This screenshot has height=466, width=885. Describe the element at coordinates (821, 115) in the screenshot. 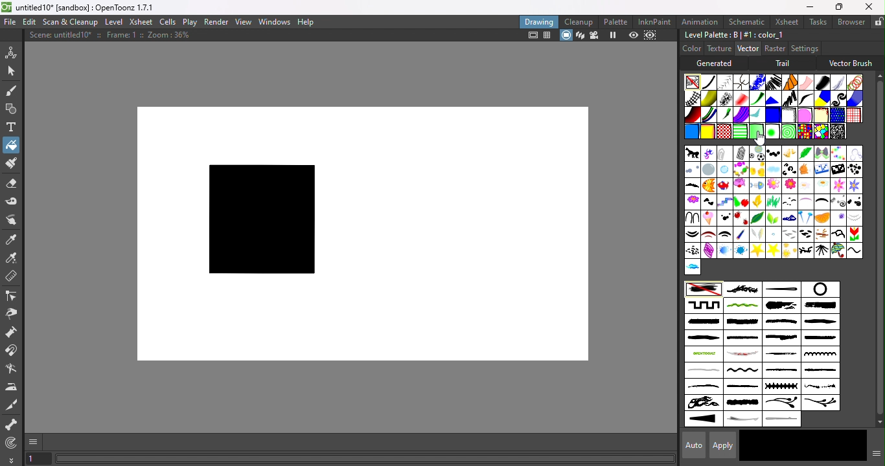

I see `Sponge shading` at that location.